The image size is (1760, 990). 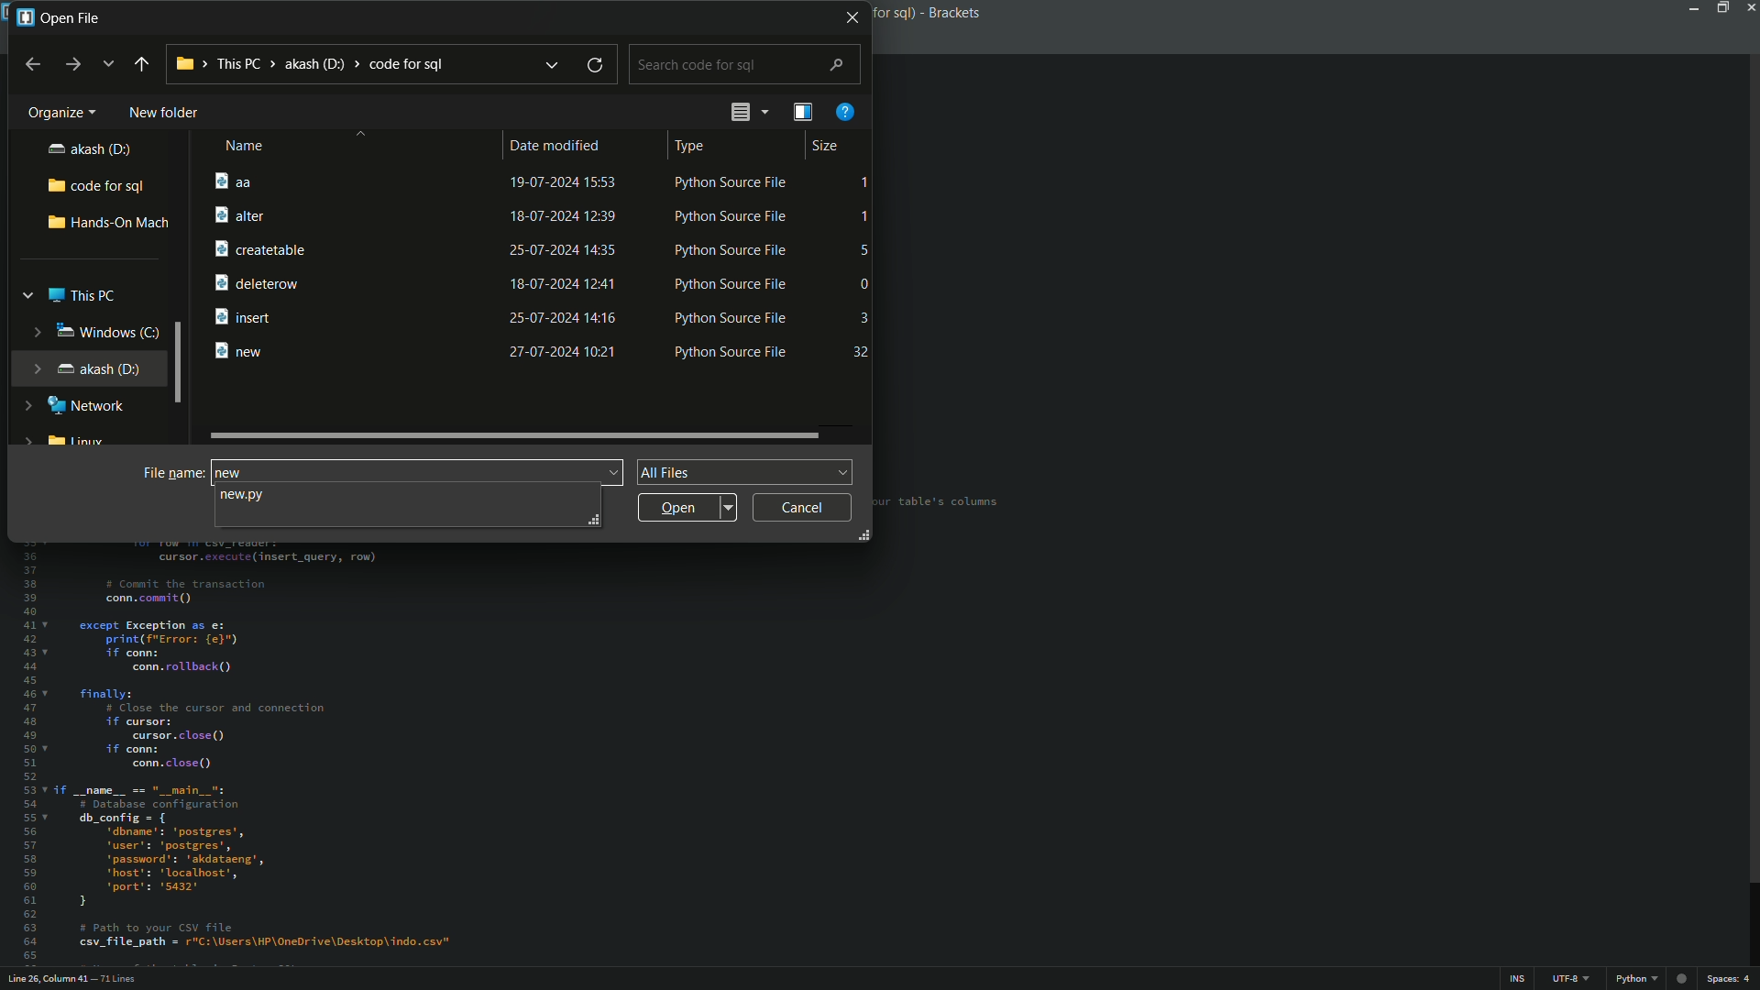 What do you see at coordinates (1747, 475) in the screenshot?
I see `scroll bar` at bounding box center [1747, 475].